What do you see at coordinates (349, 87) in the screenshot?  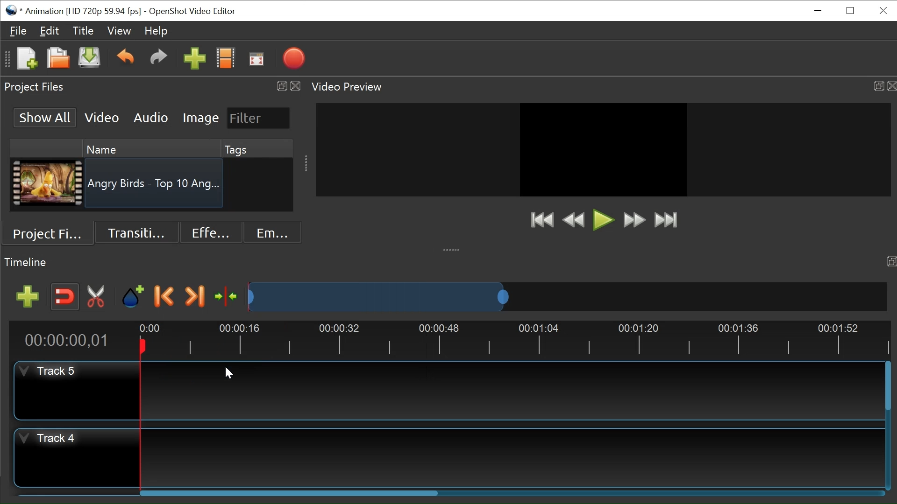 I see `Video Preview Panel` at bounding box center [349, 87].